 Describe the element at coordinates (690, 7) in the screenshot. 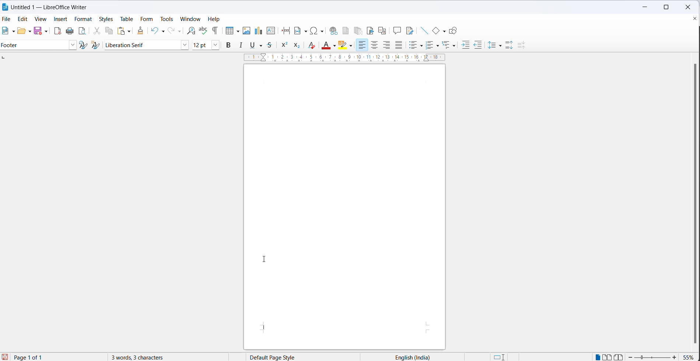

I see `close` at that location.